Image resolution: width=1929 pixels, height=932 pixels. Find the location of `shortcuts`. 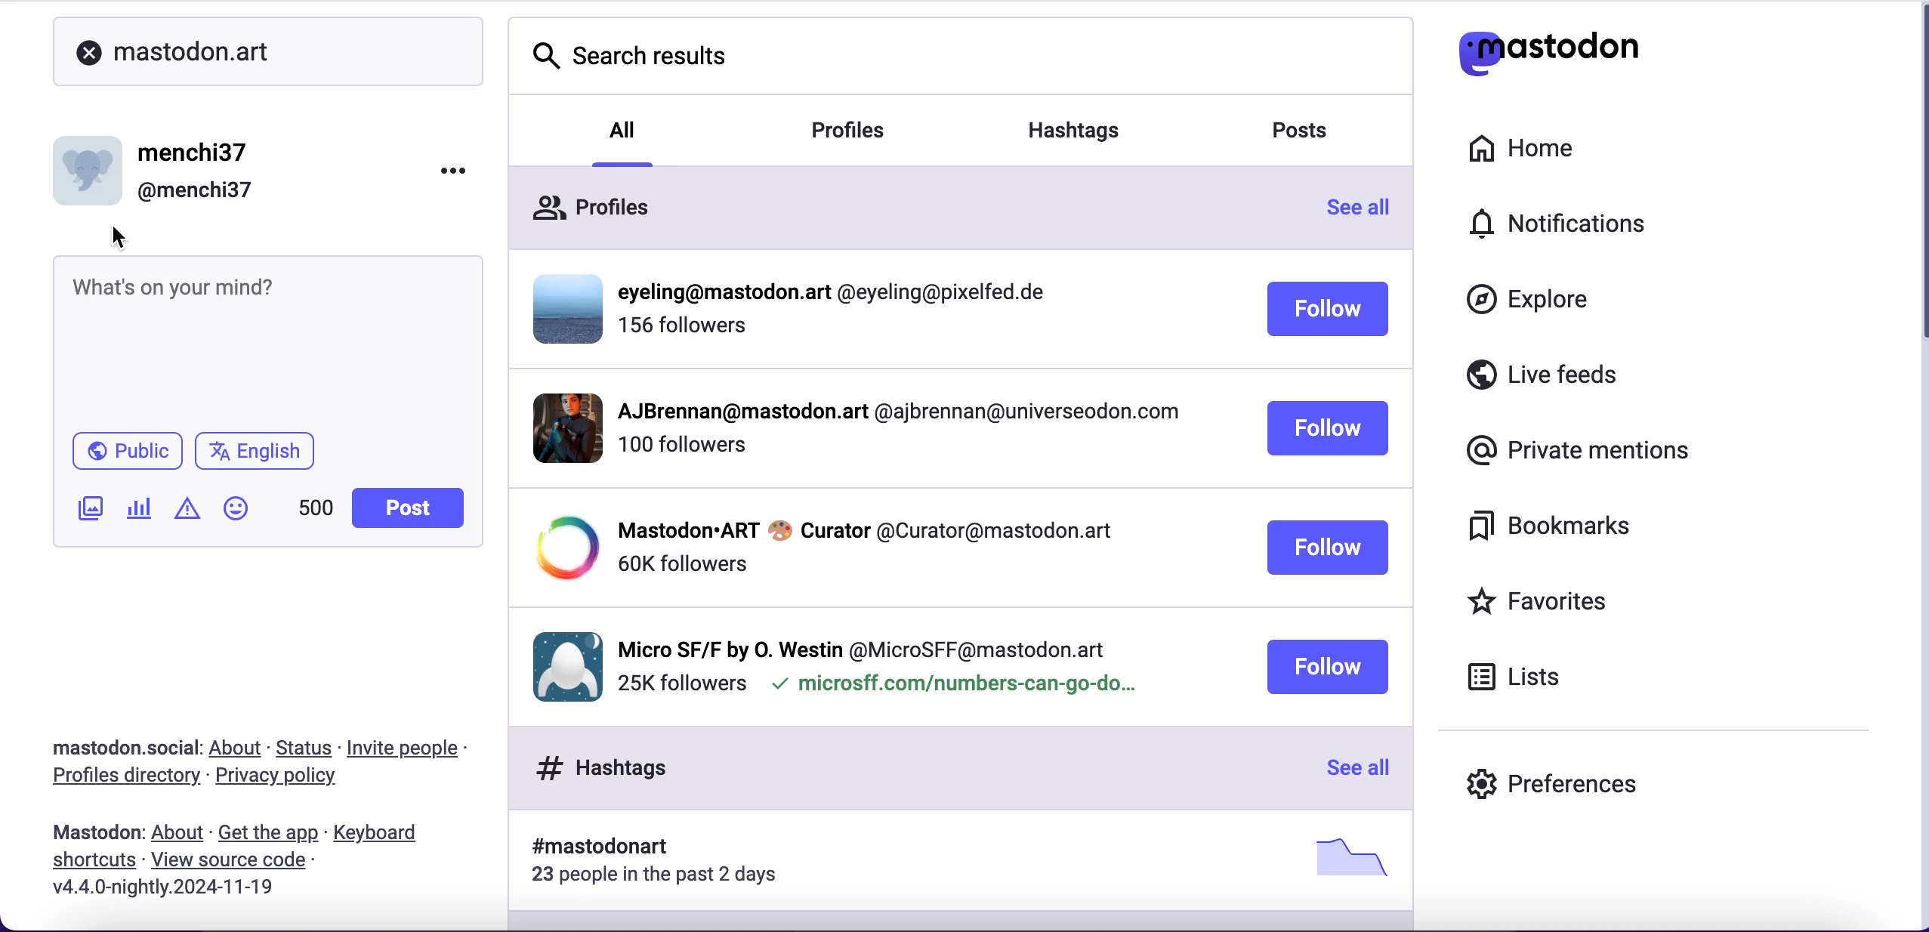

shortcuts is located at coordinates (95, 862).